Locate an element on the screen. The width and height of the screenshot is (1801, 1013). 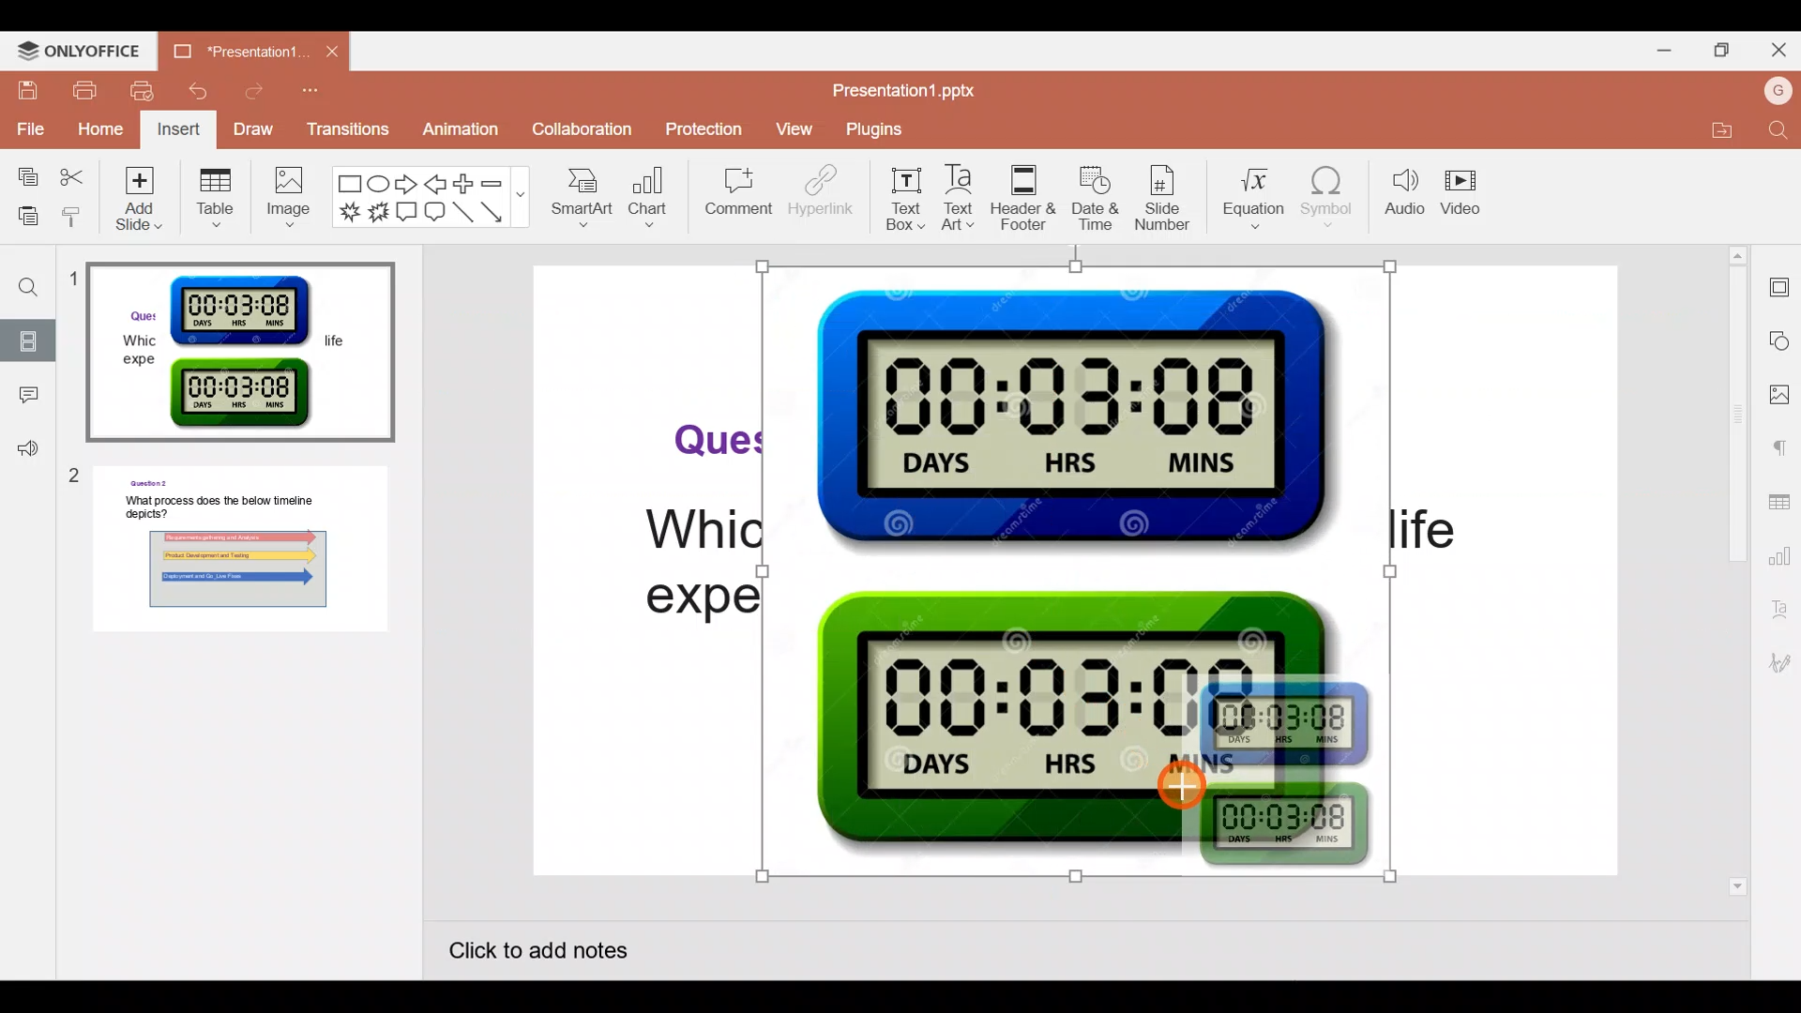
Copy style is located at coordinates (73, 211).